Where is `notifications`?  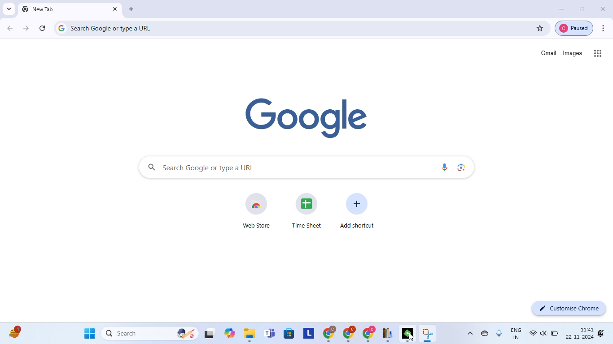
notifications is located at coordinates (601, 333).